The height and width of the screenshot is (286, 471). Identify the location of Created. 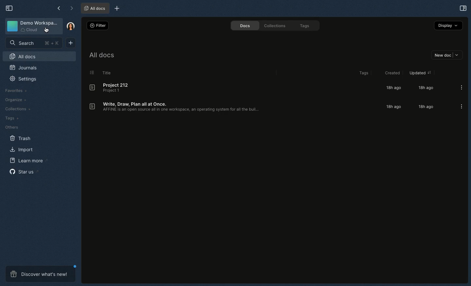
(391, 73).